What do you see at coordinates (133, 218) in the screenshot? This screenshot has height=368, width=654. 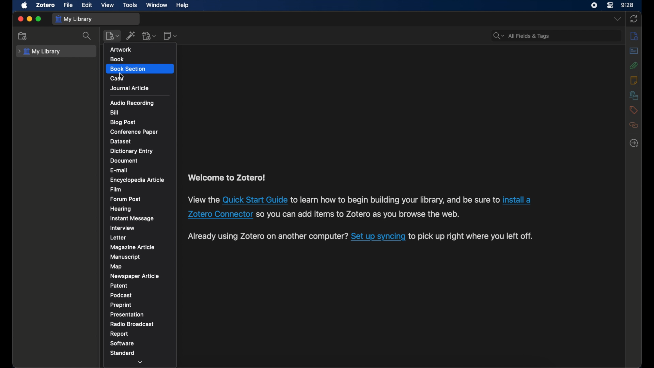 I see `instant message` at bounding box center [133, 218].